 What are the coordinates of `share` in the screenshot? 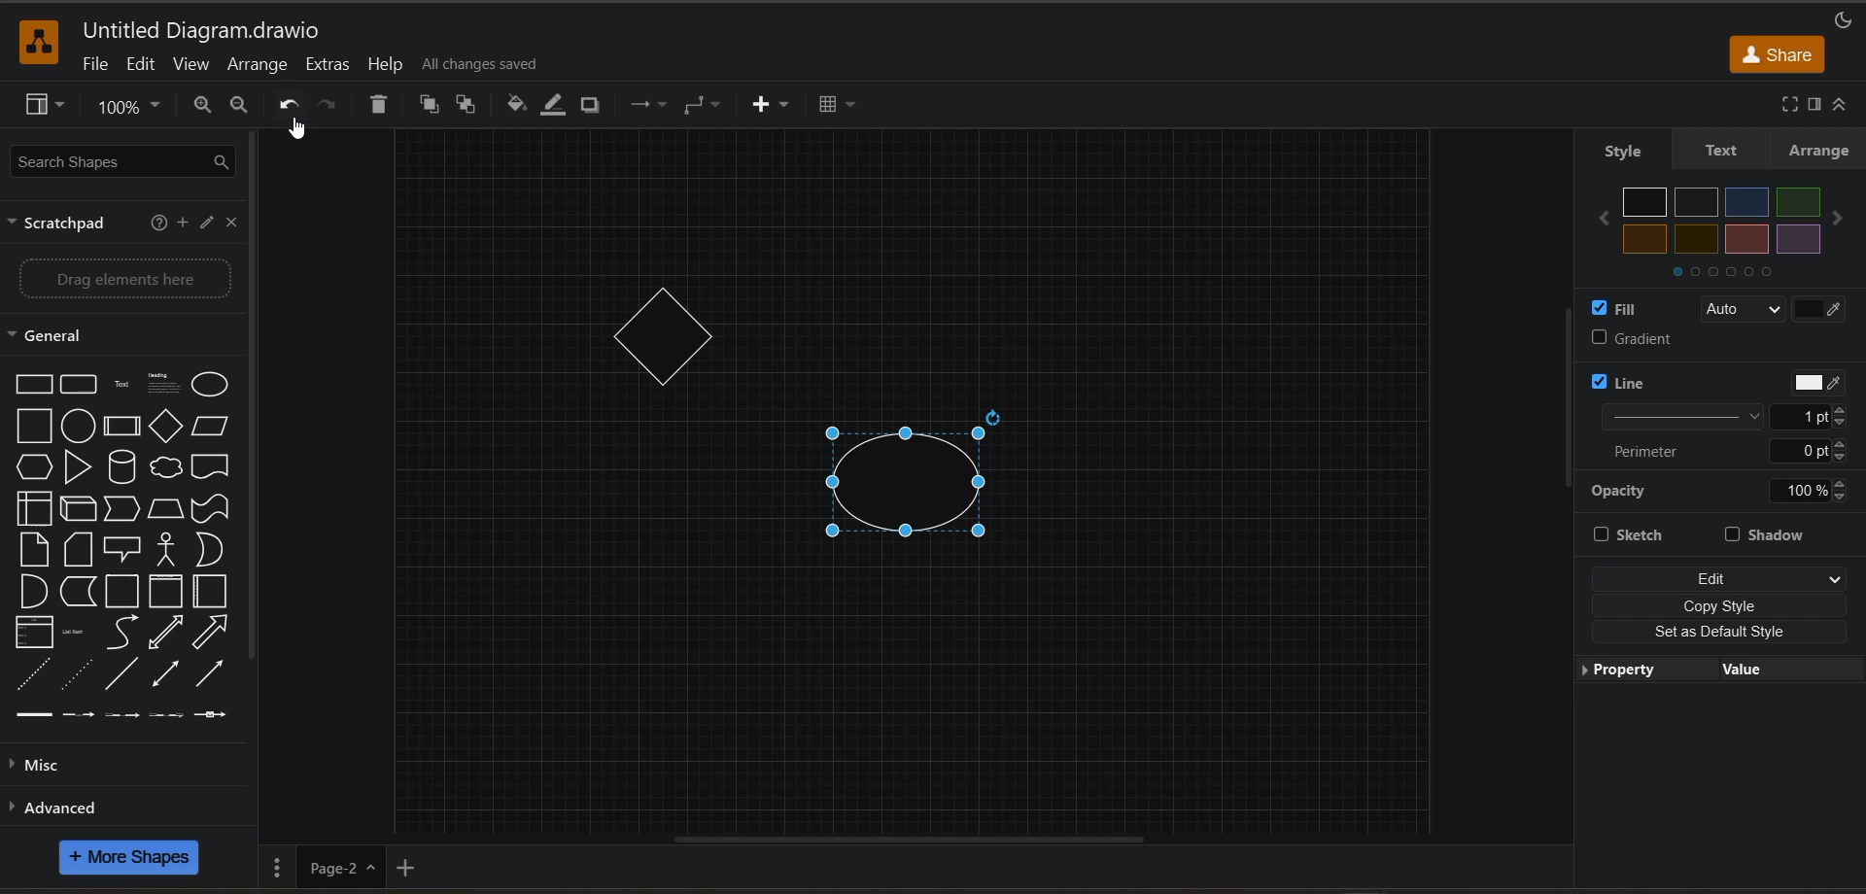 It's located at (1777, 55).